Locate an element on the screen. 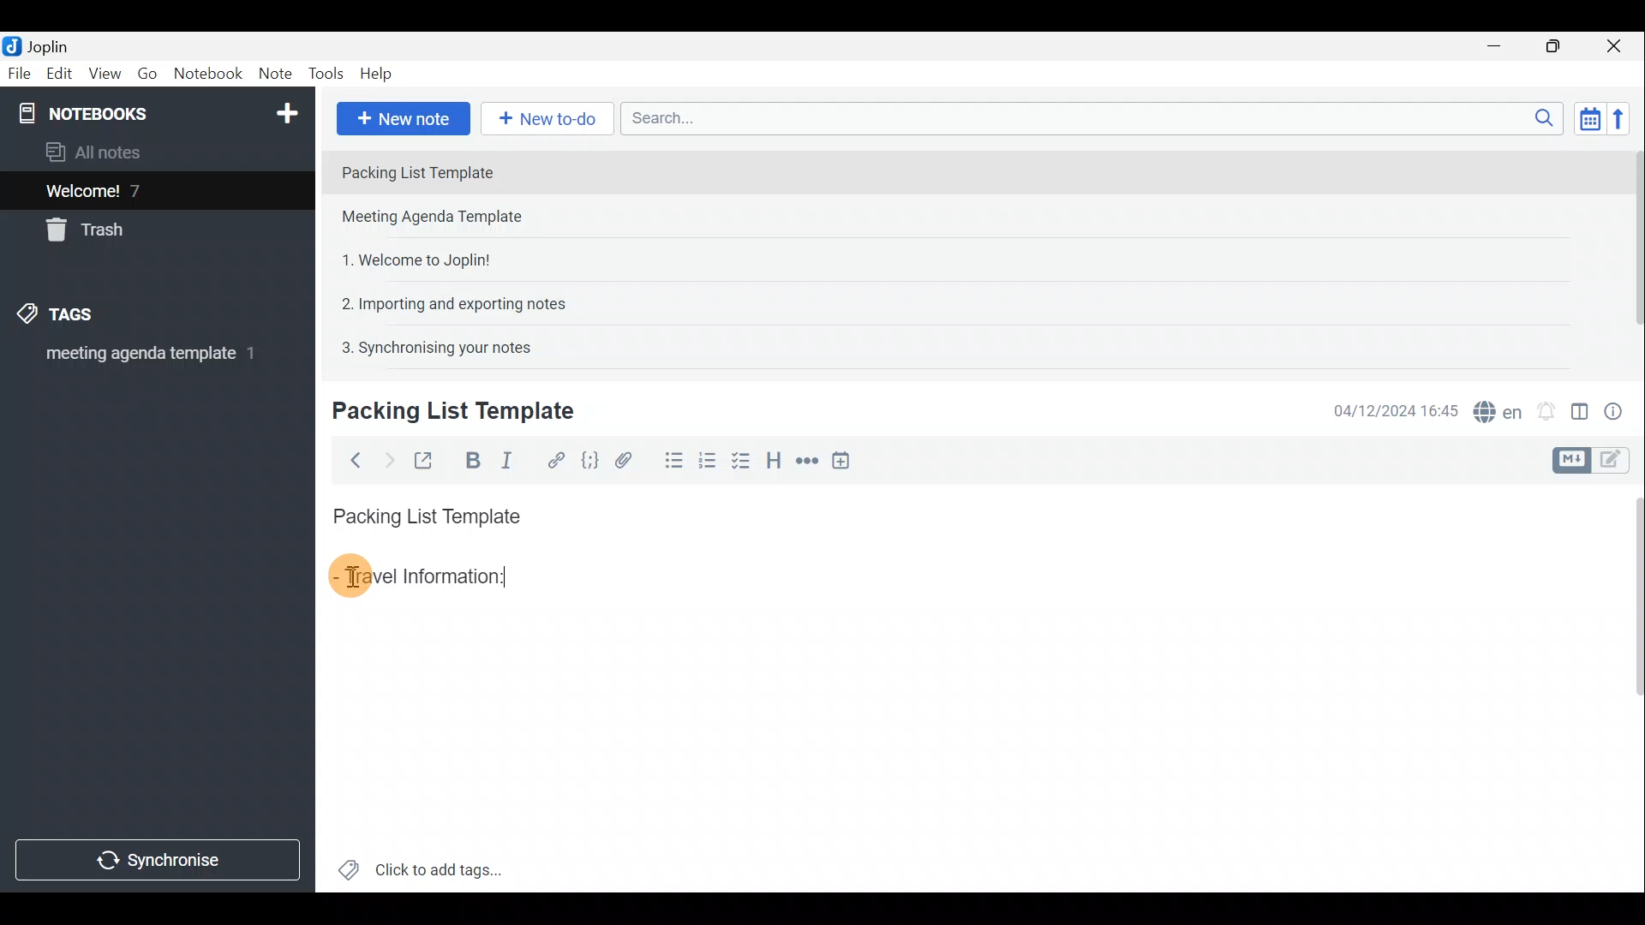  Italic is located at coordinates (513, 460).